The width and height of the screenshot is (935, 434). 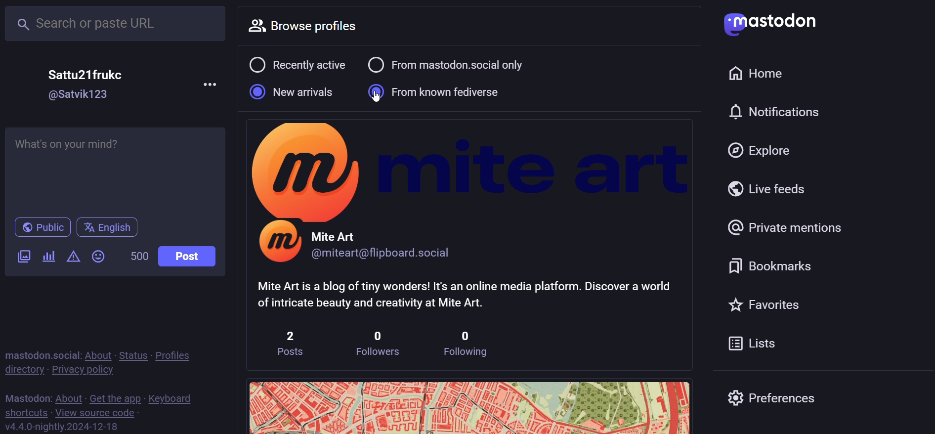 I want to click on mastodon, so click(x=27, y=398).